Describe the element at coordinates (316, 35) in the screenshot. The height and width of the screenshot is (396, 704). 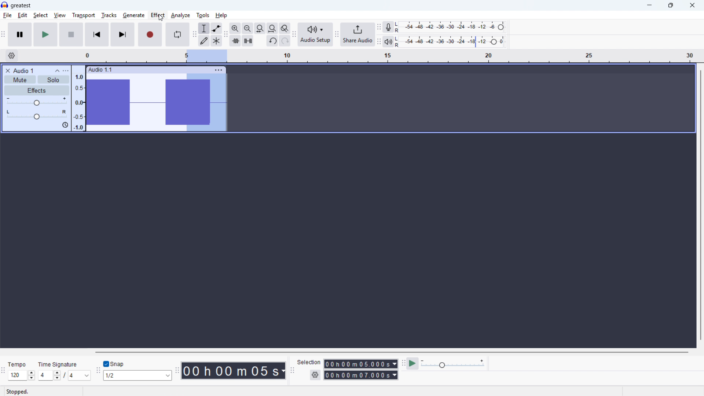
I see `Audio setup ` at that location.